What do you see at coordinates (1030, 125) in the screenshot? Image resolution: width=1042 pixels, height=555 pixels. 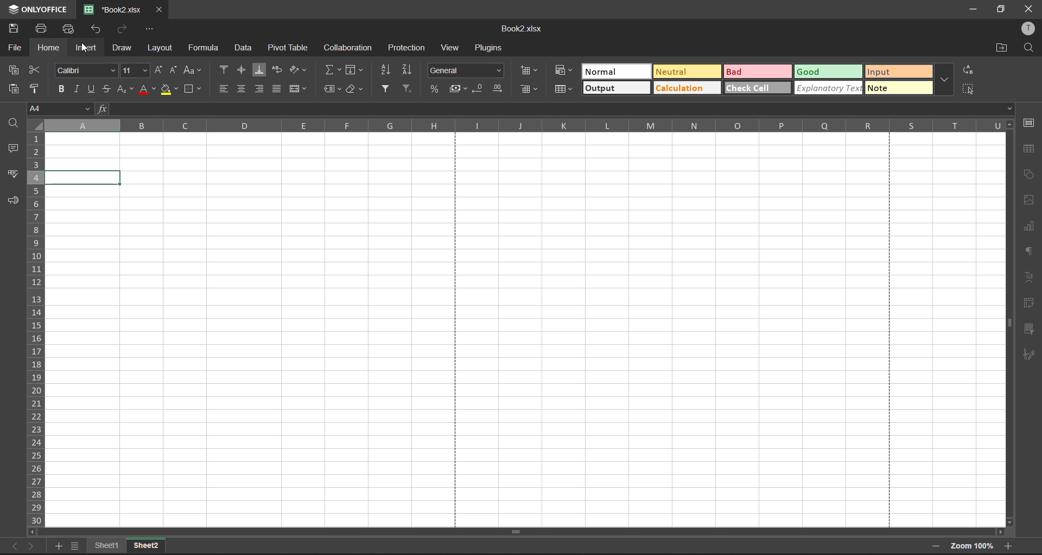 I see `cell settings` at bounding box center [1030, 125].